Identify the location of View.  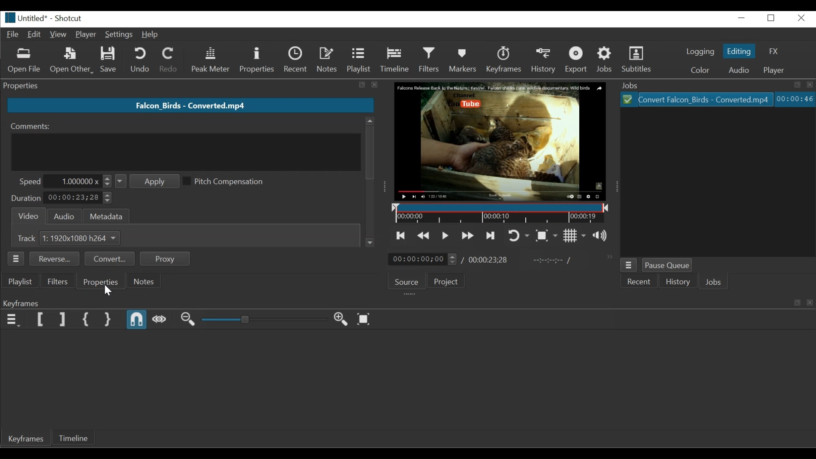
(58, 35).